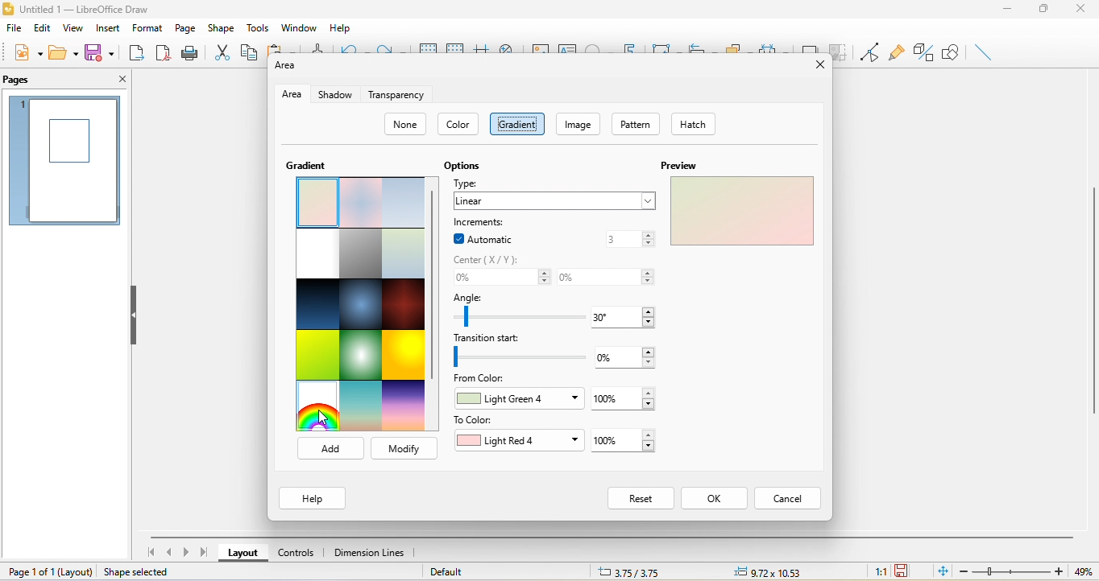 The width and height of the screenshot is (1099, 581). Describe the element at coordinates (952, 50) in the screenshot. I see `show draw function` at that location.